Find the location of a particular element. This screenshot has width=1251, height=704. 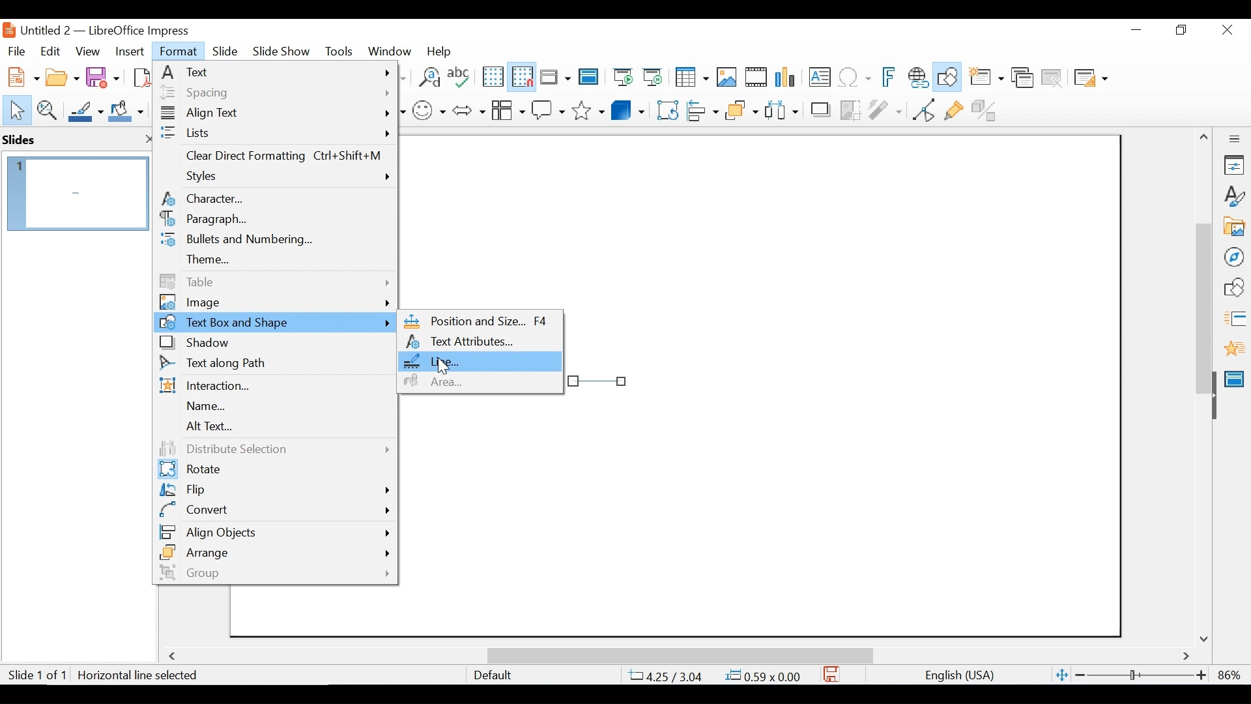

Slide Layout is located at coordinates (1089, 79).